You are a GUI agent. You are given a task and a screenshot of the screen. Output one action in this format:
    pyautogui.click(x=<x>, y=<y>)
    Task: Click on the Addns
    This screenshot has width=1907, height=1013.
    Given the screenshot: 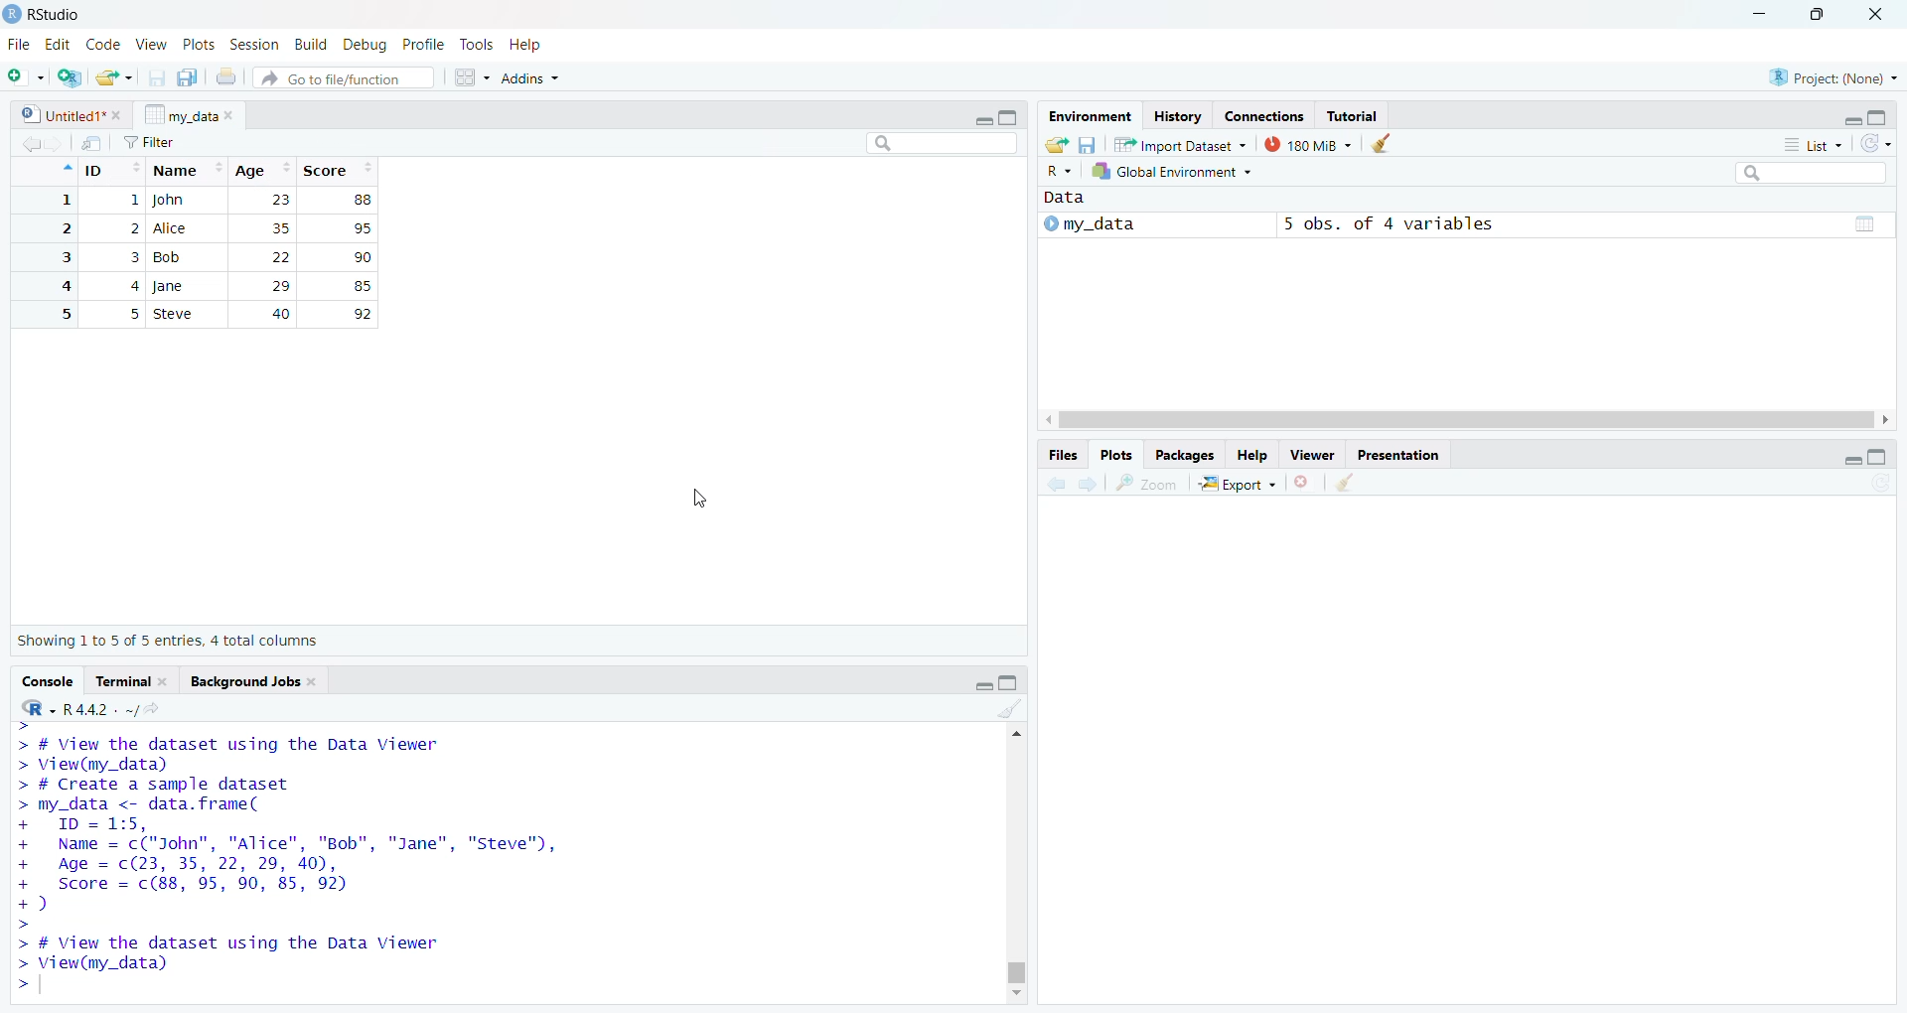 What is the action you would take?
    pyautogui.click(x=535, y=79)
    